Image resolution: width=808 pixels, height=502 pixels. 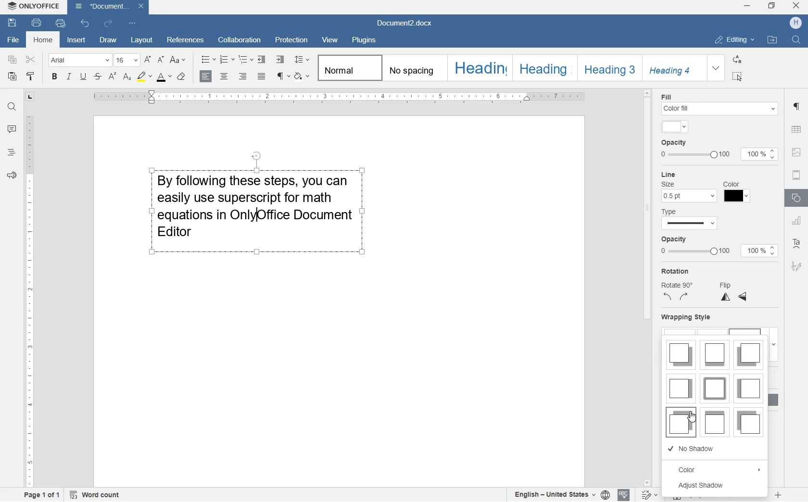 I want to click on home, so click(x=42, y=39).